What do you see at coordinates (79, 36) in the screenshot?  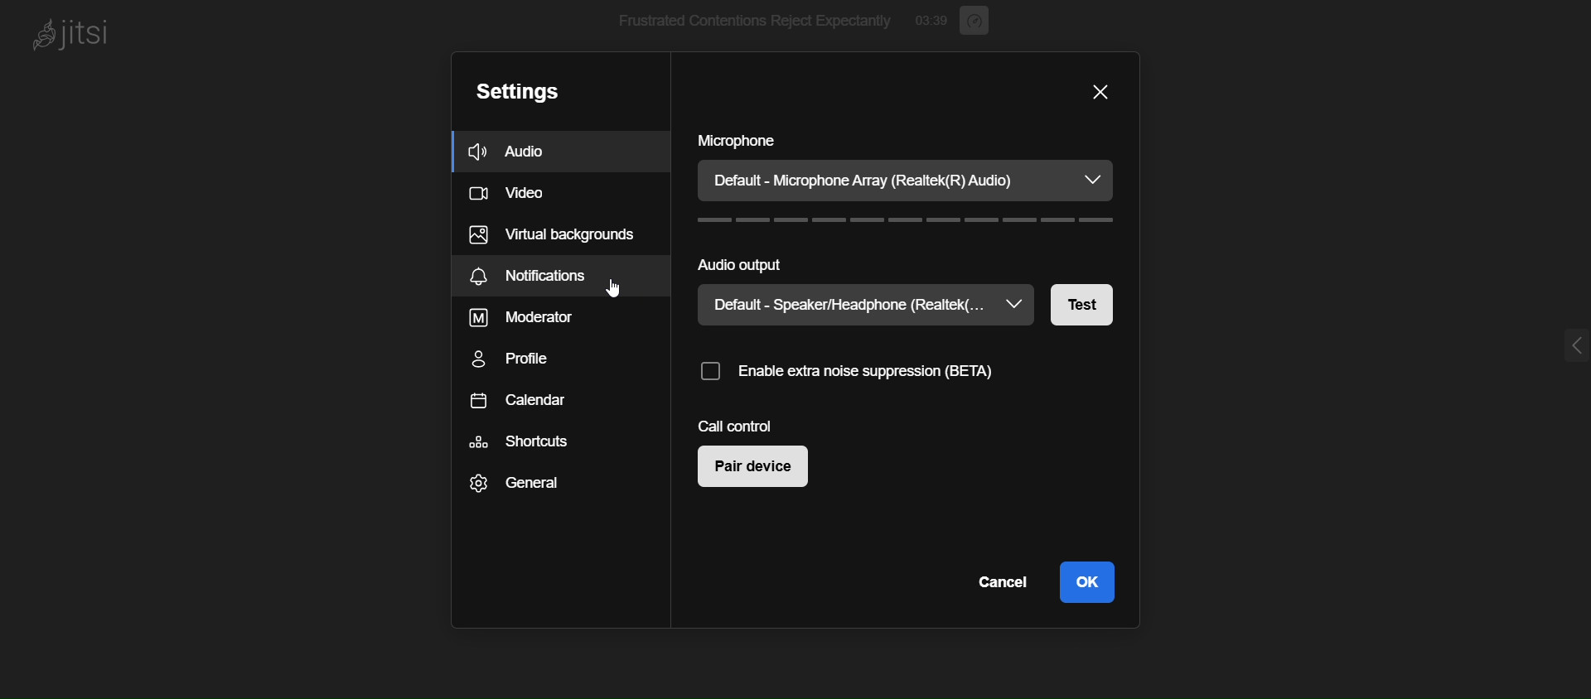 I see `Jitsi` at bounding box center [79, 36].